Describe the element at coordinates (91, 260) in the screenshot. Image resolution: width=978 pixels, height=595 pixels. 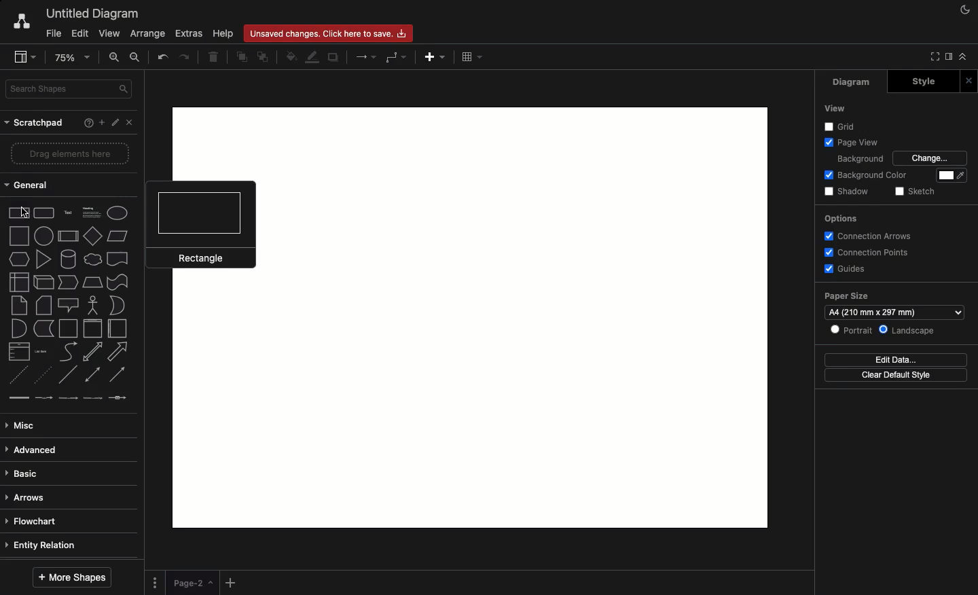
I see `cloud` at that location.